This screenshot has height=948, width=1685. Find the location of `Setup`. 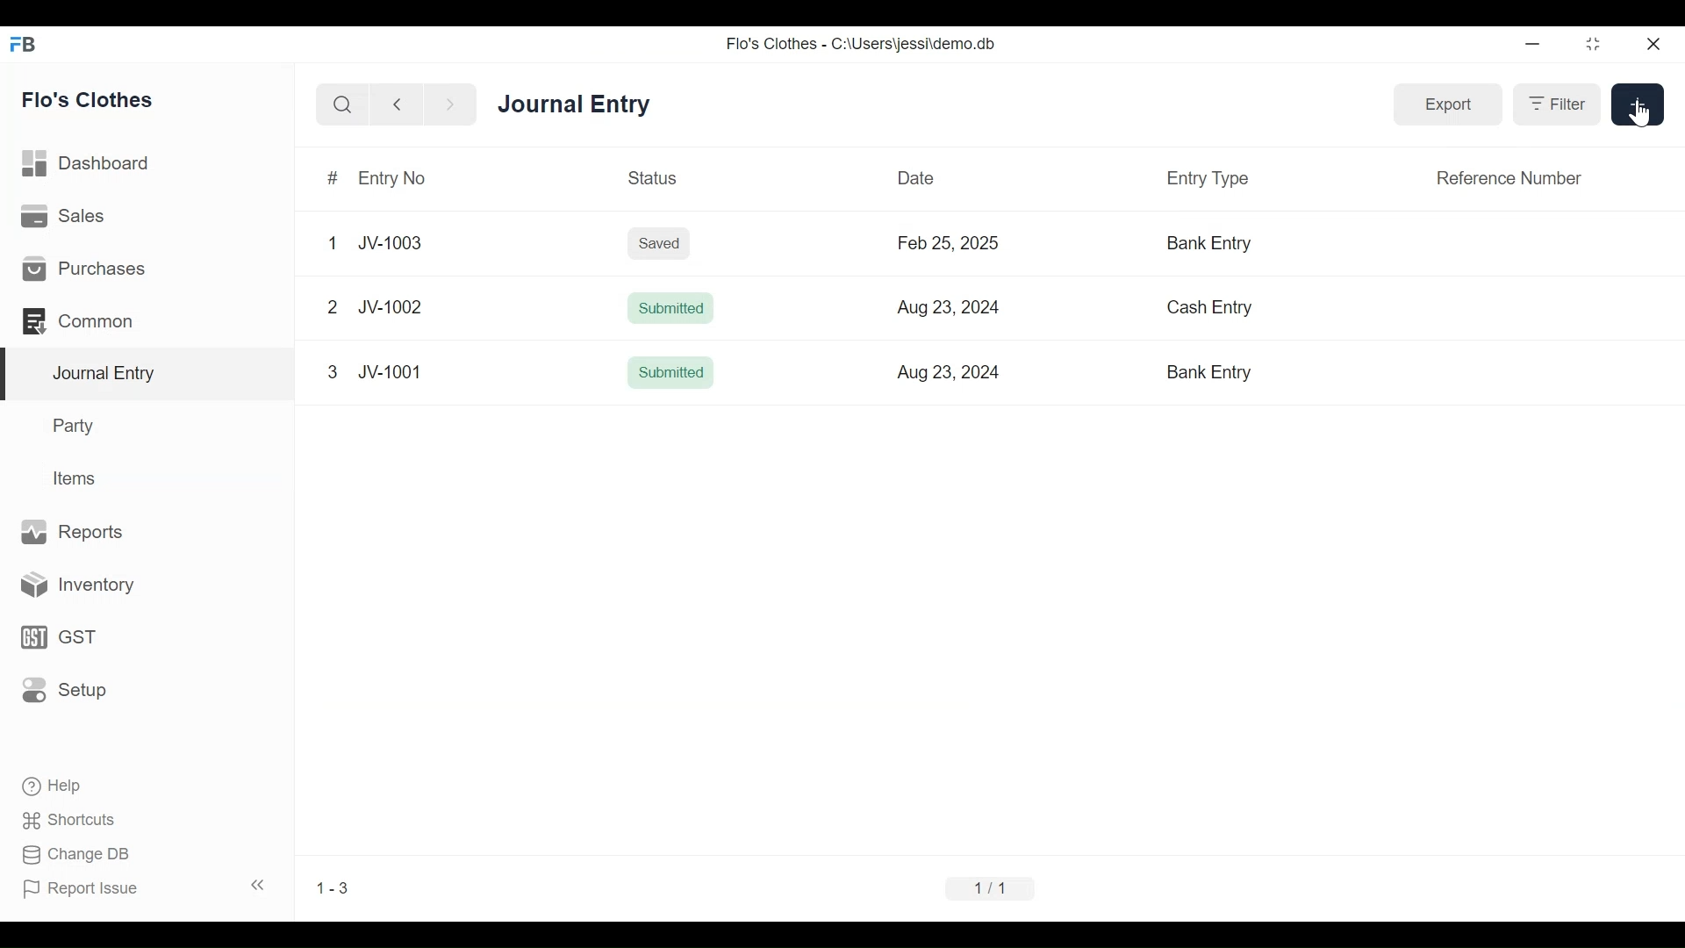

Setup is located at coordinates (64, 688).